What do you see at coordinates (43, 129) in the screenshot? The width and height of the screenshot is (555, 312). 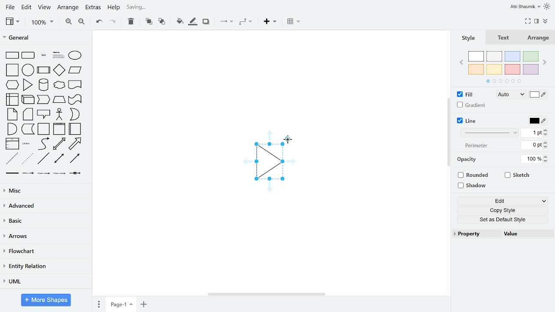 I see `container` at bounding box center [43, 129].